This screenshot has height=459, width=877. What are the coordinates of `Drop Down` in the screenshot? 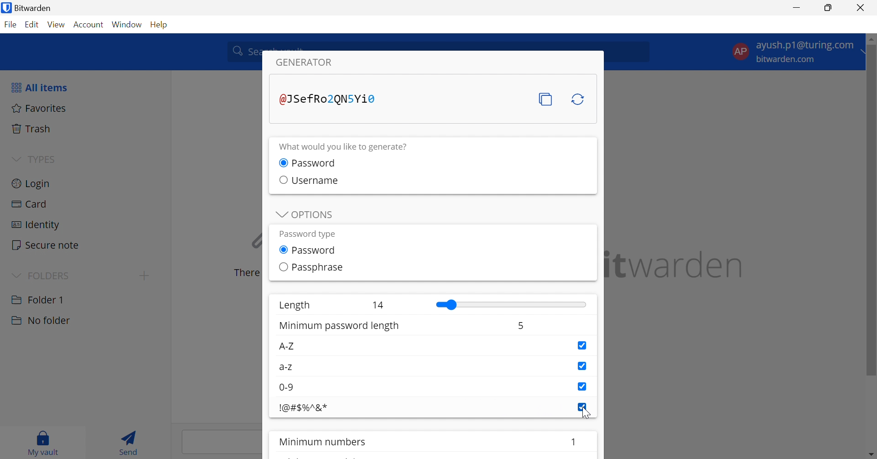 It's located at (279, 215).